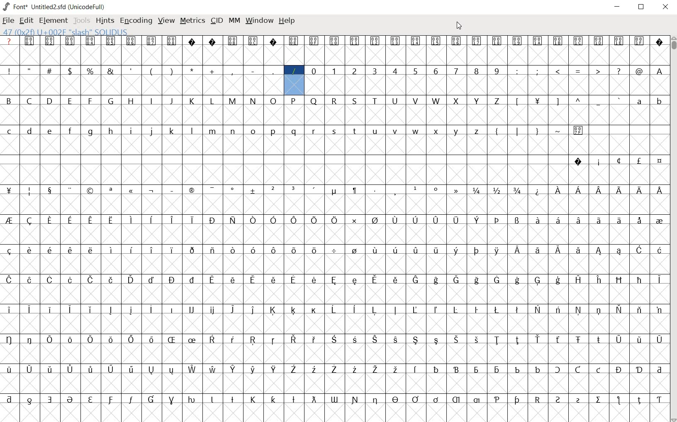  I want to click on glyph, so click(131, 400).